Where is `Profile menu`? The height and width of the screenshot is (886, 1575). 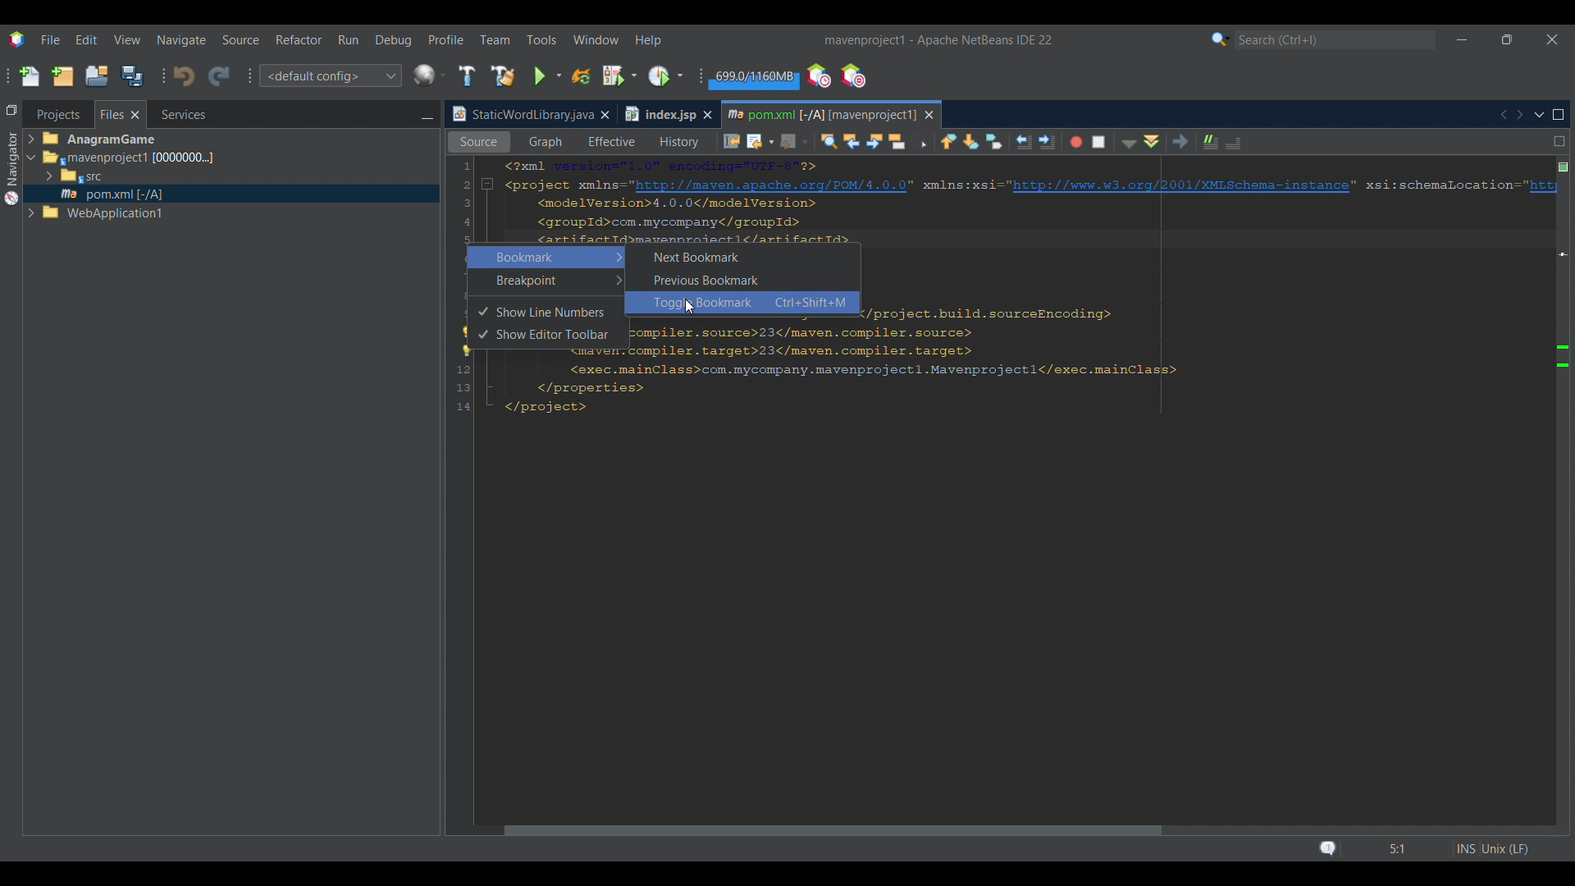
Profile menu is located at coordinates (446, 39).